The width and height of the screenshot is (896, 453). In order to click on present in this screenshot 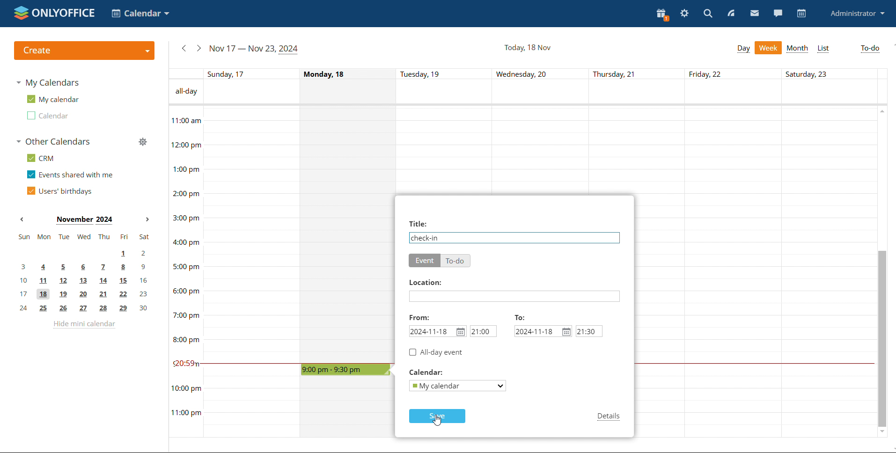, I will do `click(662, 15)`.